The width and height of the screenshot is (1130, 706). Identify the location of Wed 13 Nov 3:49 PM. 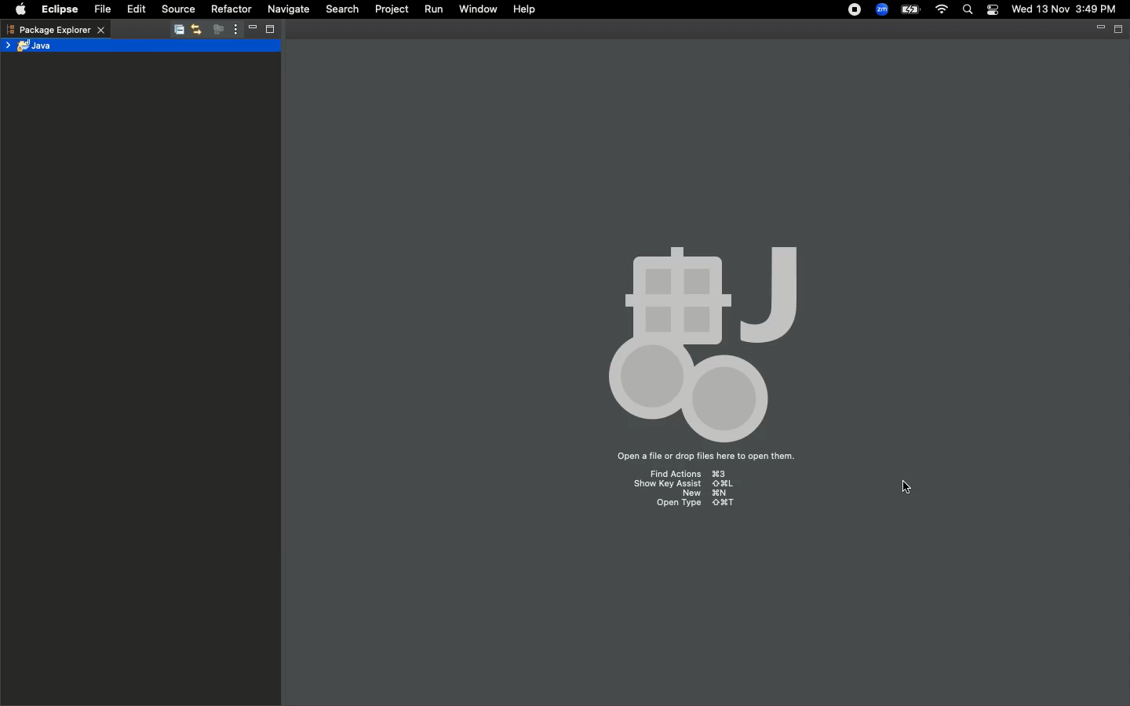
(1065, 8).